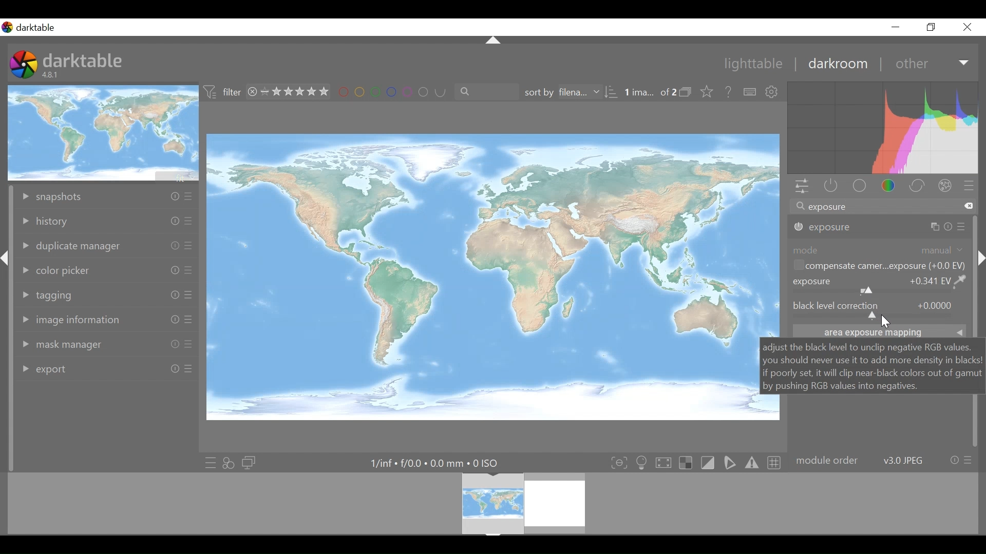 Image resolution: width=986 pixels, height=554 pixels. What do you see at coordinates (52, 75) in the screenshot?
I see `4.8.1` at bounding box center [52, 75].